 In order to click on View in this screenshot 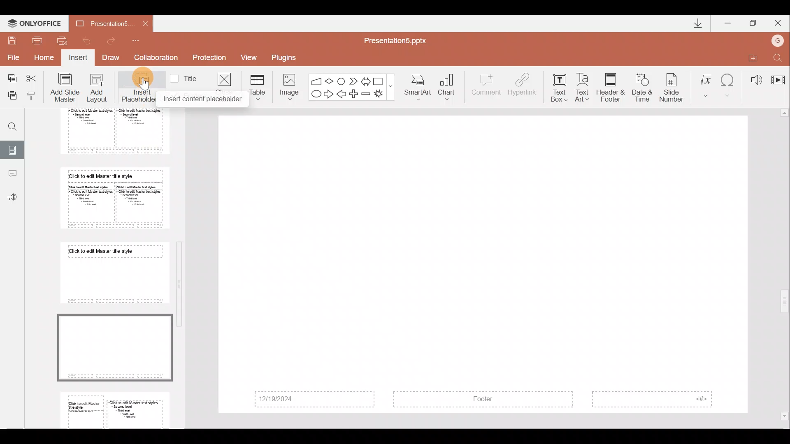, I will do `click(252, 57)`.